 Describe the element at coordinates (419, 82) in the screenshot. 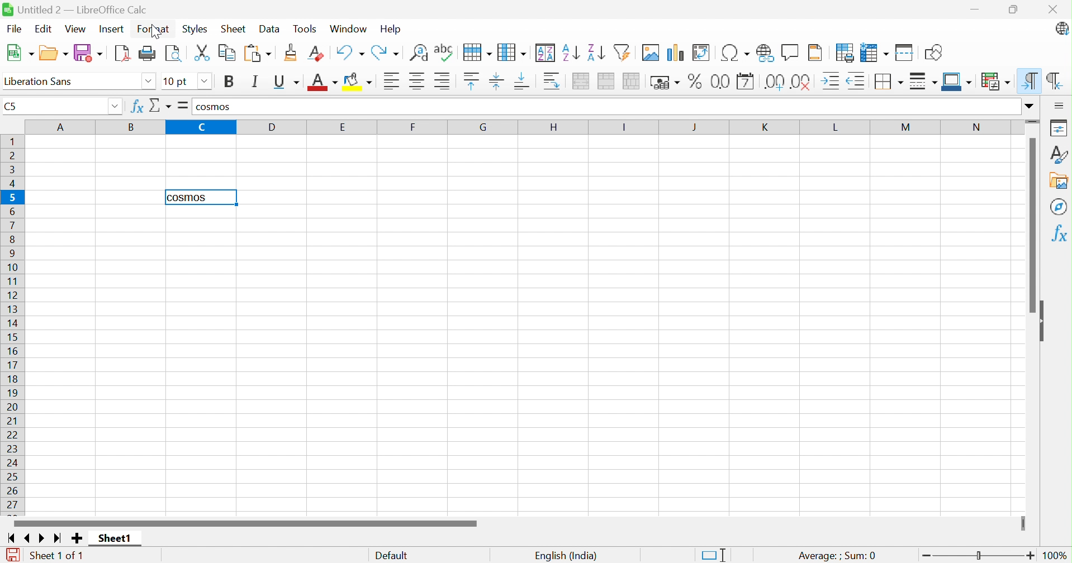

I see `Align center` at that location.